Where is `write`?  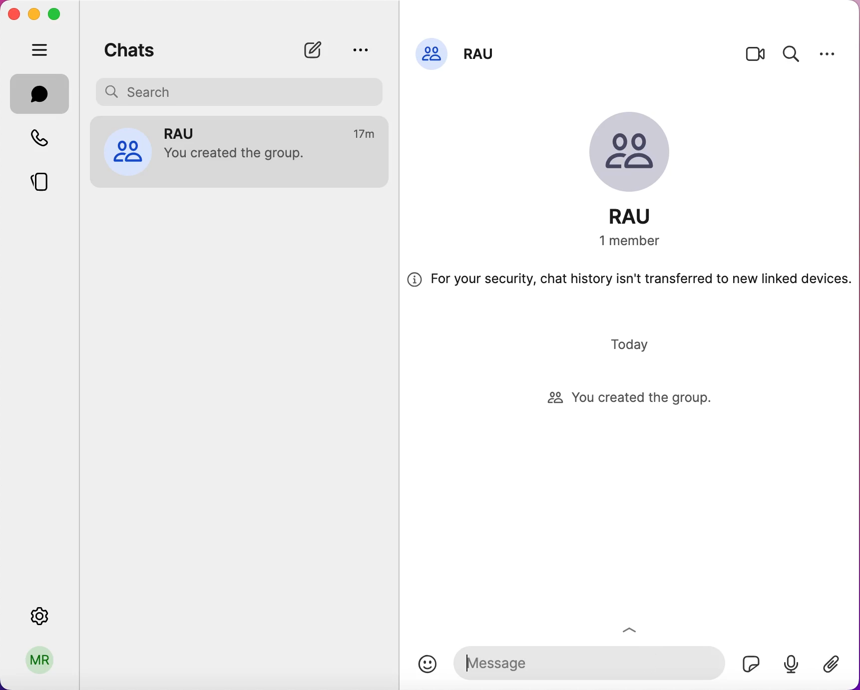
write is located at coordinates (318, 50).